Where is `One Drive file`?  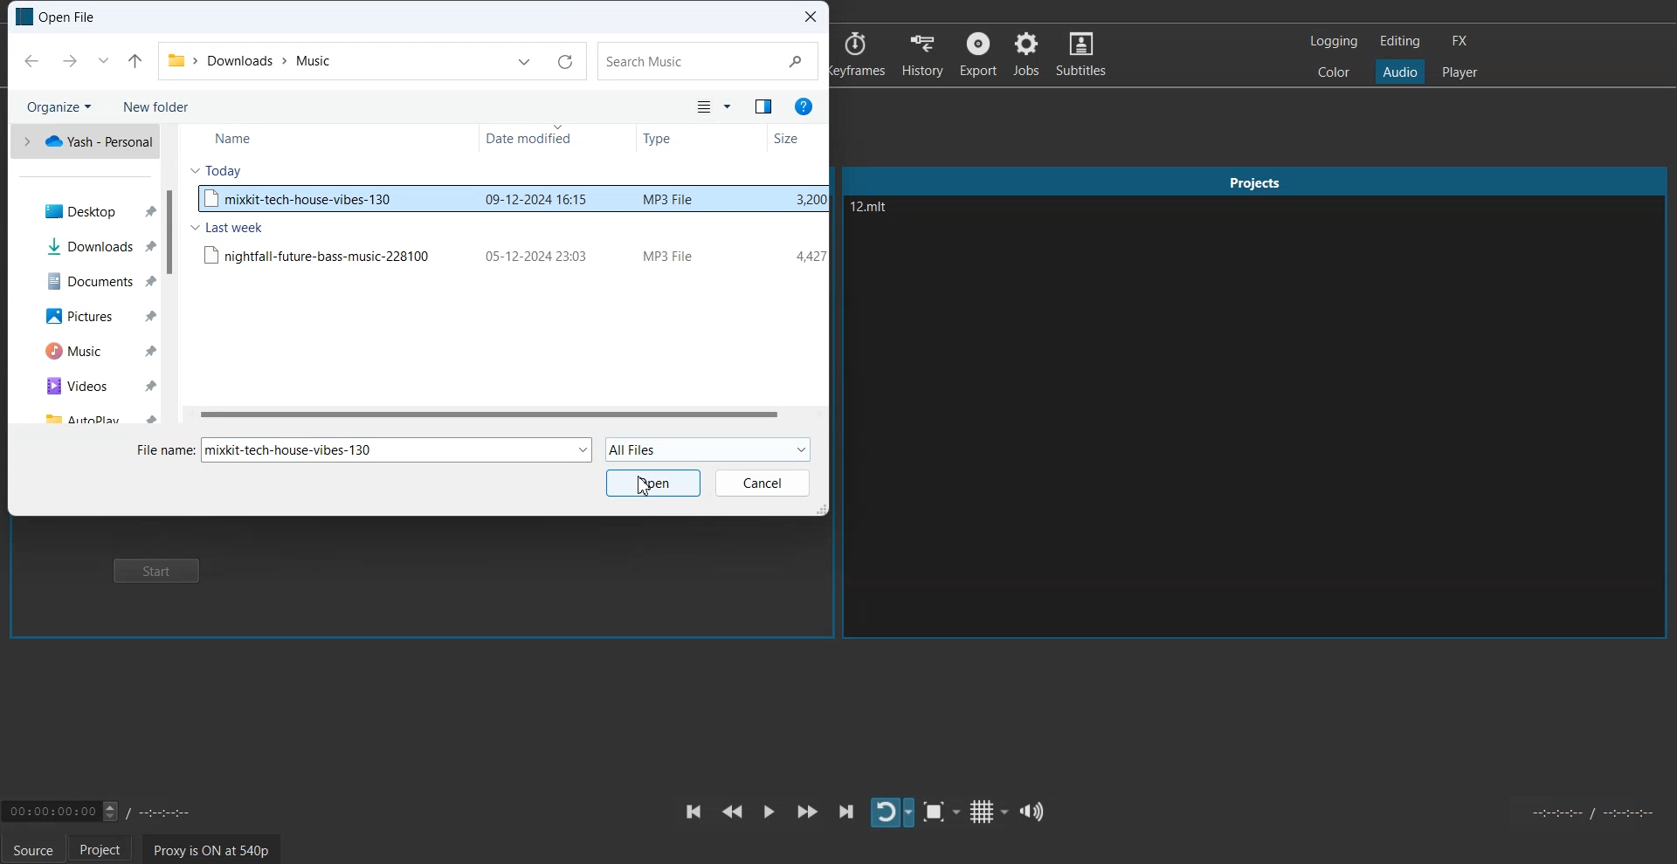
One Drive file is located at coordinates (83, 141).